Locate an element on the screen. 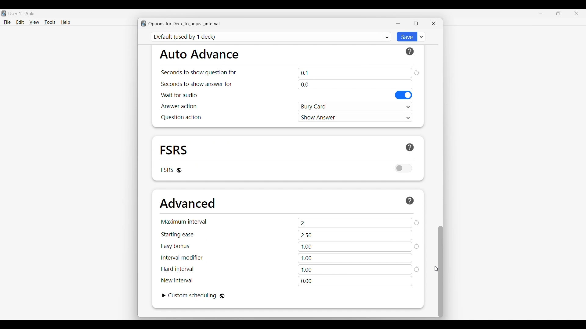 The image size is (586, 329). Bury card selected is located at coordinates (355, 107).